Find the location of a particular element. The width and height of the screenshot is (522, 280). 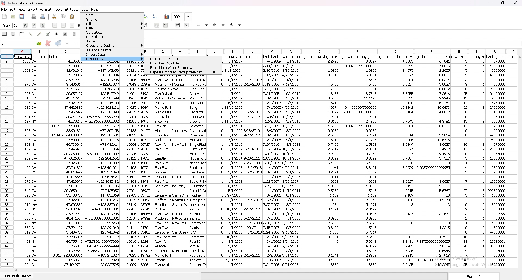

Data is located at coordinates (85, 9).